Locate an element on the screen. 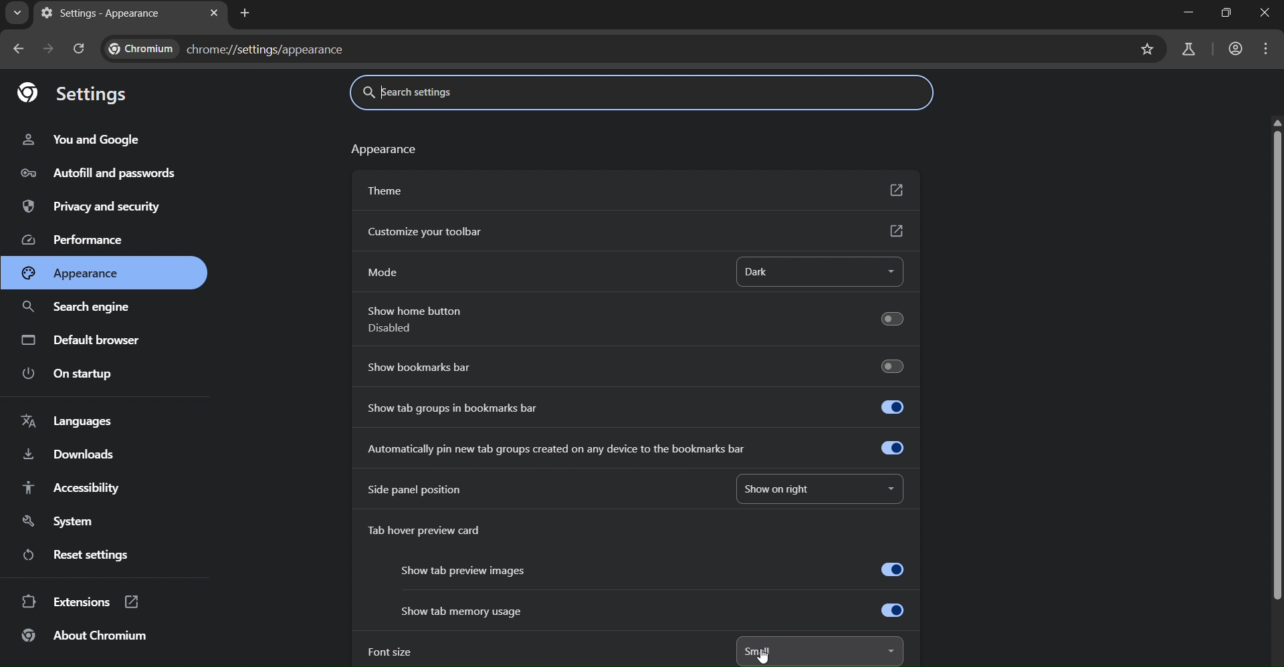 The height and width of the screenshot is (667, 1284). automatically pin new tab created on any device to the bookmarks bar is located at coordinates (639, 448).